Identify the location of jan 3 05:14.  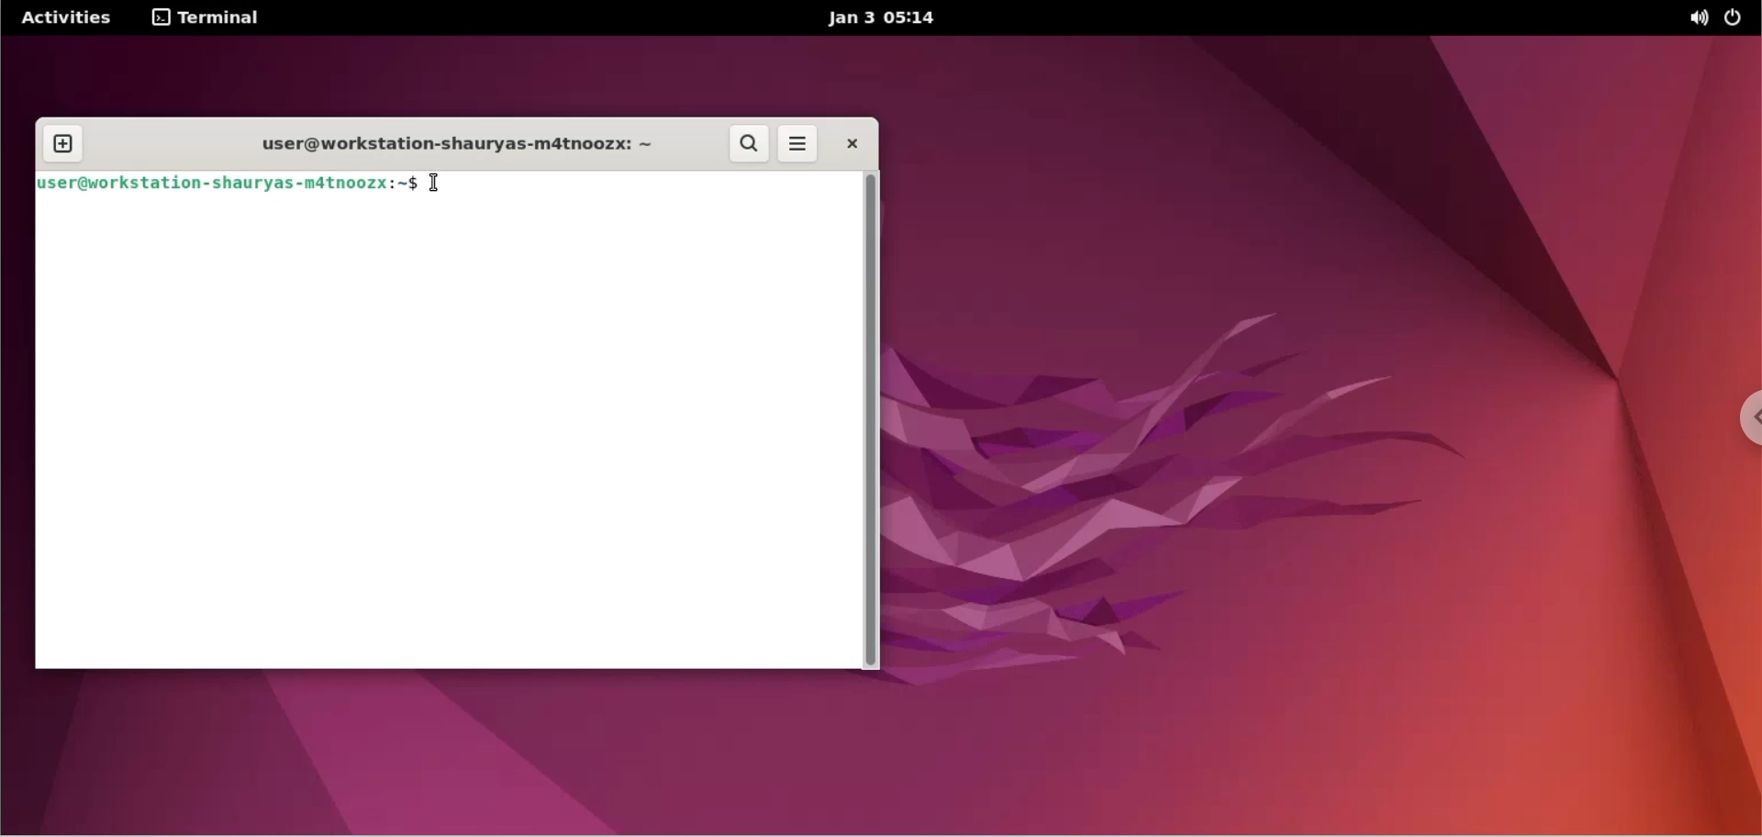
(882, 19).